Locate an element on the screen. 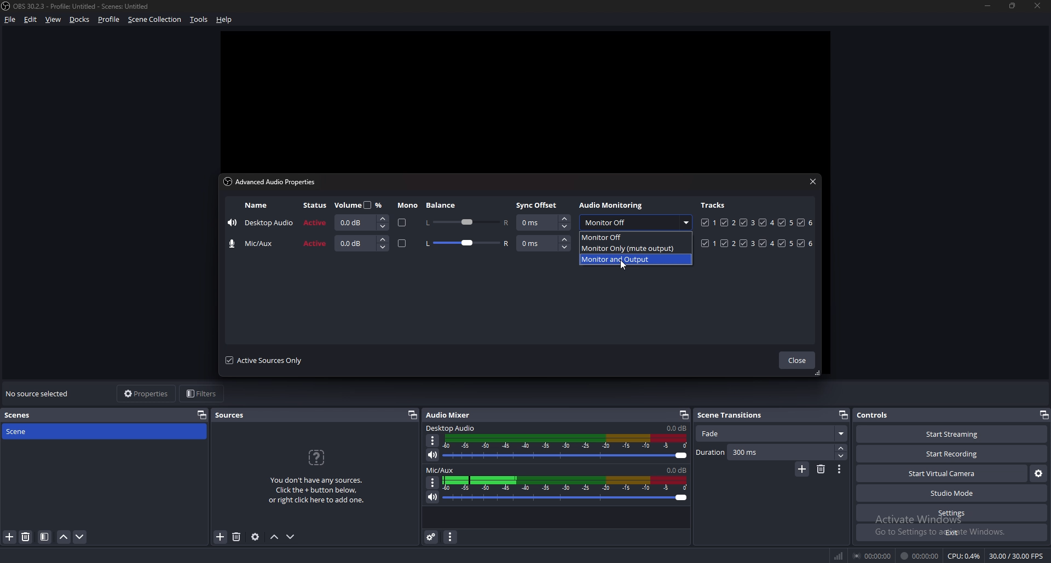 Image resolution: width=1051 pixels, height=563 pixels. tracks is located at coordinates (757, 222).